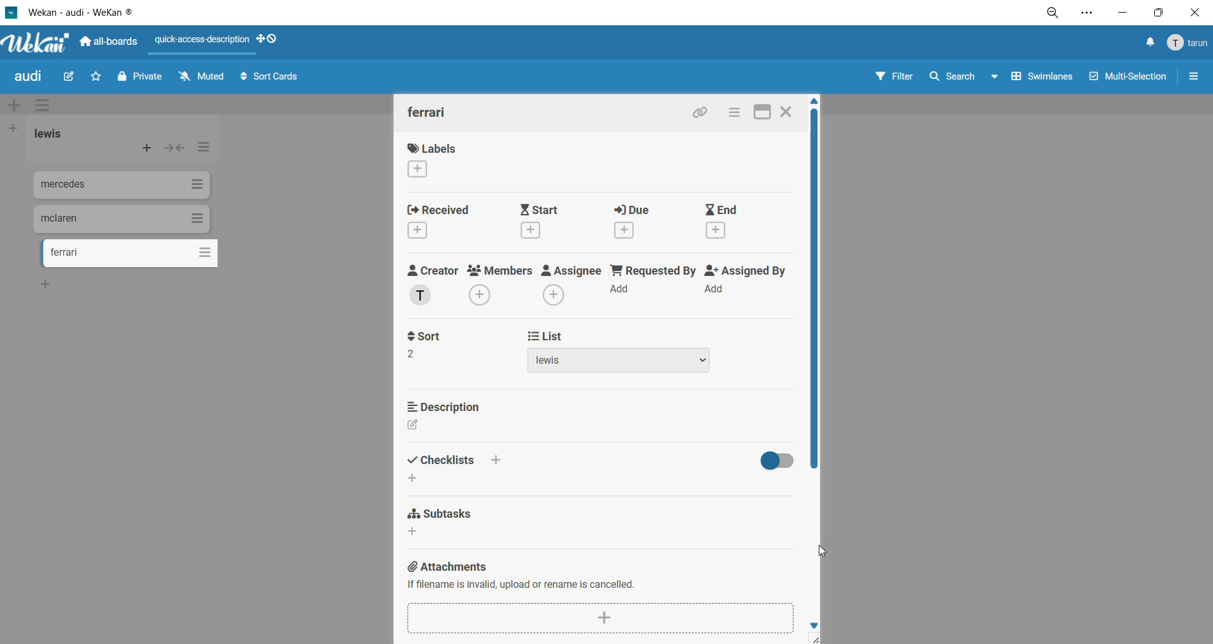 Image resolution: width=1213 pixels, height=644 pixels. I want to click on list title, so click(50, 134).